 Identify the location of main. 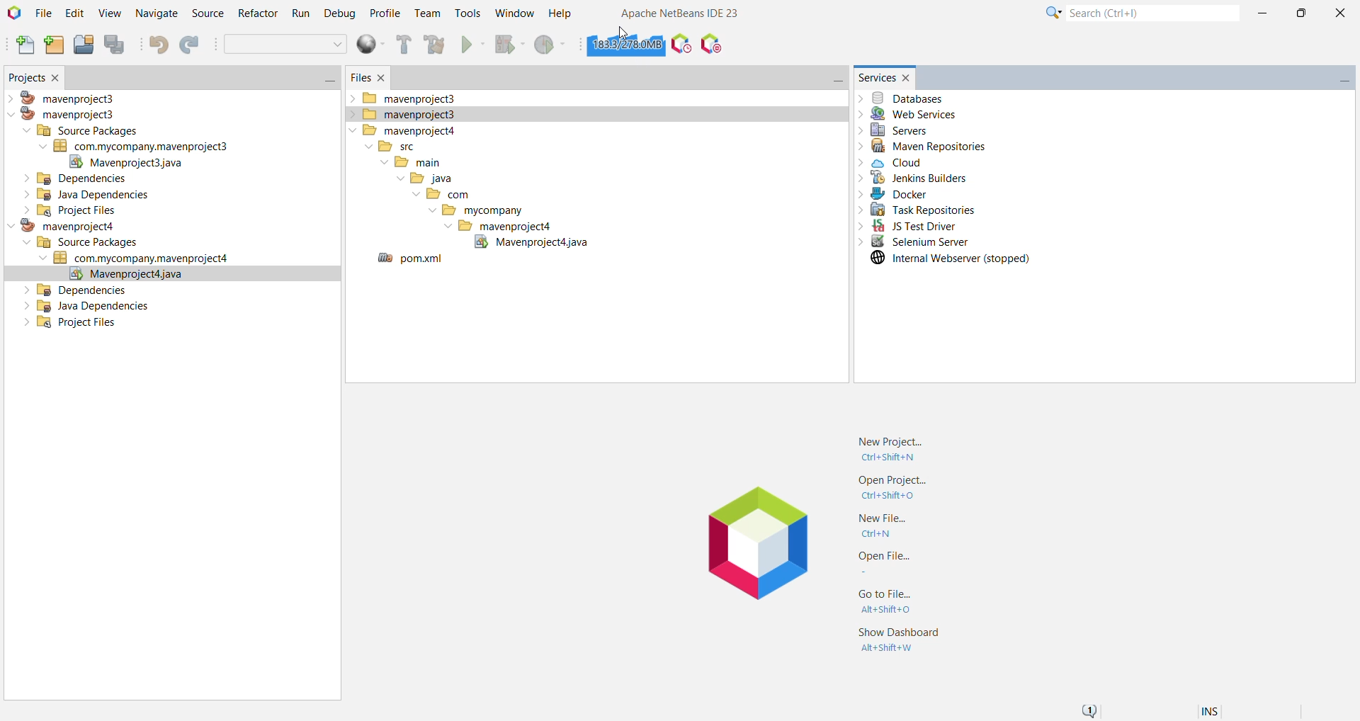
(412, 164).